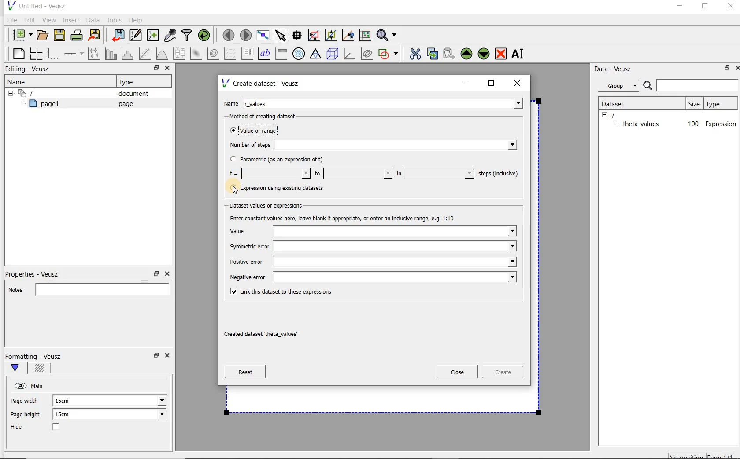  What do you see at coordinates (501, 53) in the screenshot?
I see `remove the selected widget` at bounding box center [501, 53].